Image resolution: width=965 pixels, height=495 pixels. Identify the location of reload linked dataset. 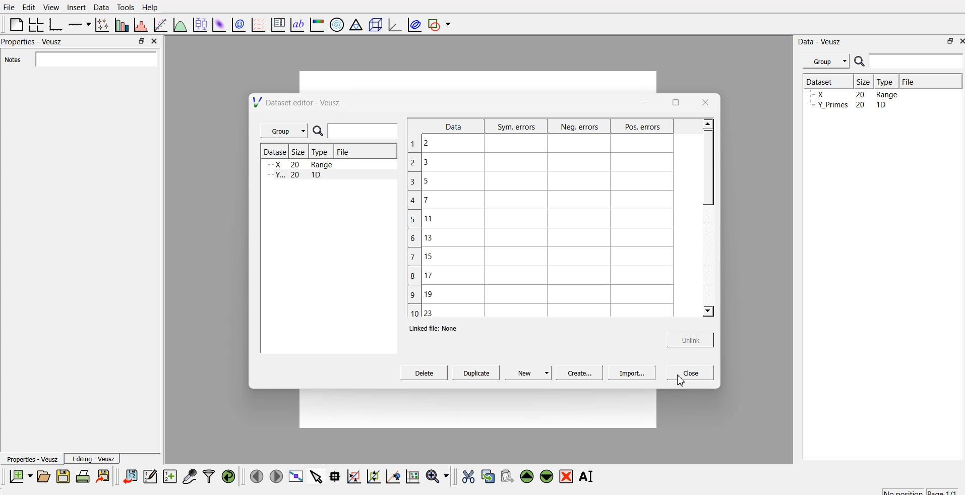
(228, 475).